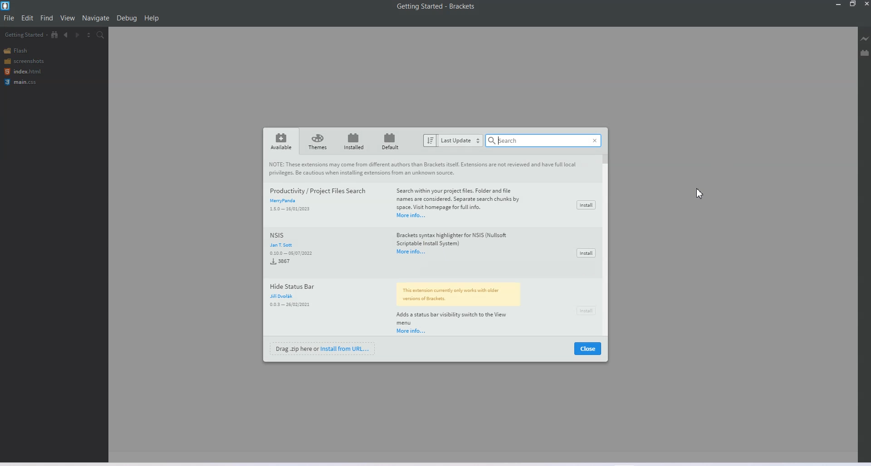 The width and height of the screenshot is (871, 466). I want to click on Navigate Forwards, so click(78, 35).